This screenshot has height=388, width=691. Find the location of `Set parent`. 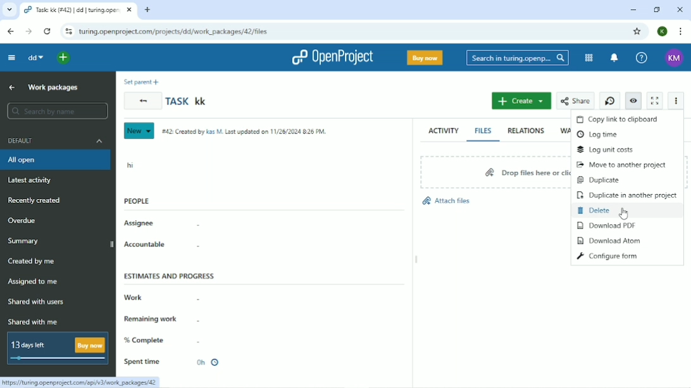

Set parent is located at coordinates (142, 81).